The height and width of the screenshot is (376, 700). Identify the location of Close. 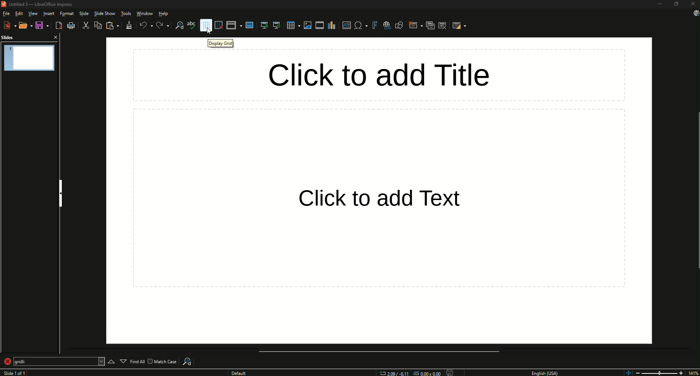
(693, 5).